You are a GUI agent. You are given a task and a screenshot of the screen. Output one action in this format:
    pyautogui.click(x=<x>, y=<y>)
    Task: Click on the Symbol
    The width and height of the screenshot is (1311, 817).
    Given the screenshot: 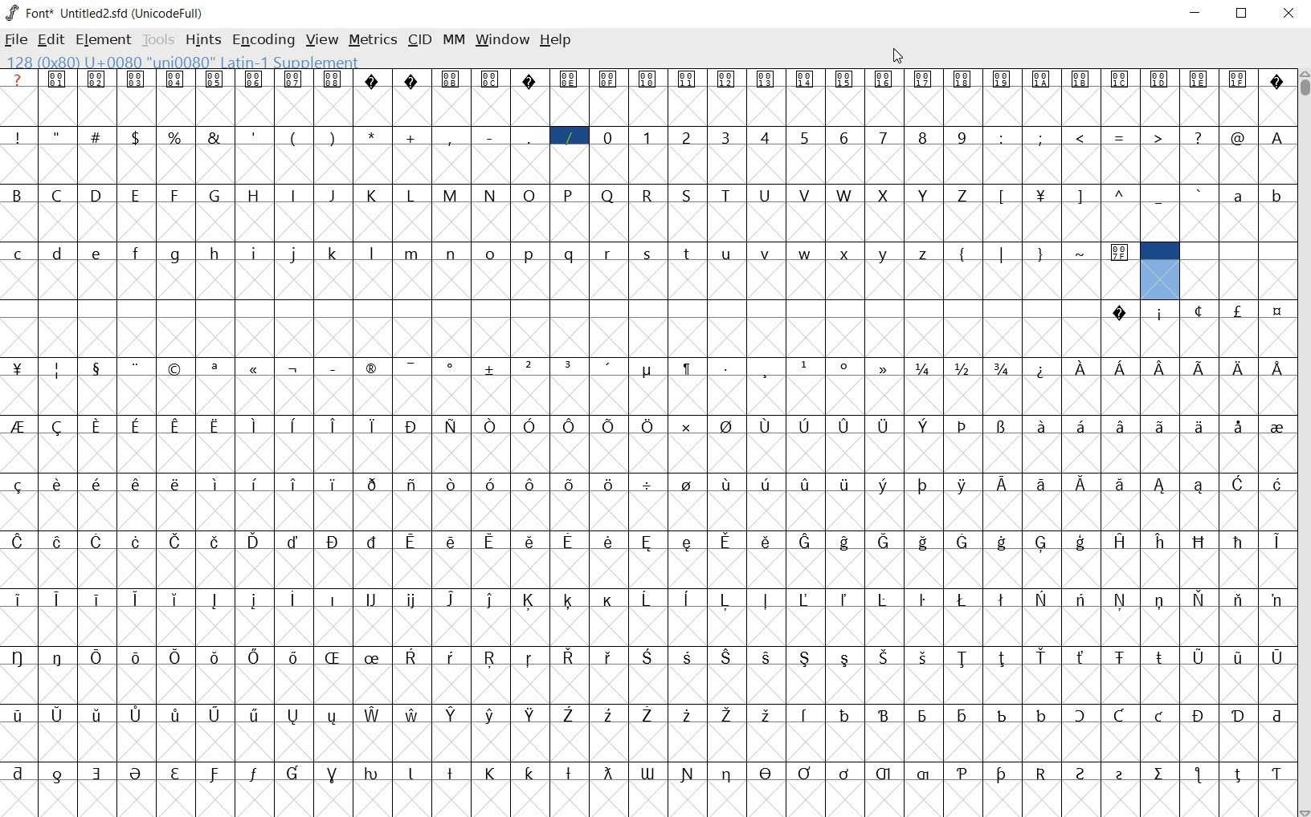 What is the action you would take?
    pyautogui.click(x=570, y=366)
    